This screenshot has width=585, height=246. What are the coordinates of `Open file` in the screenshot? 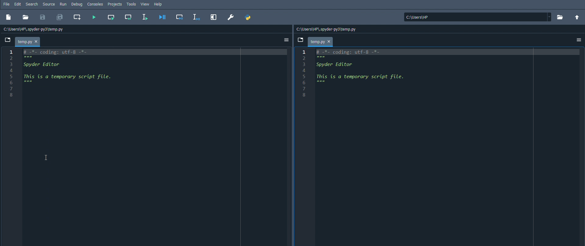 It's located at (25, 18).